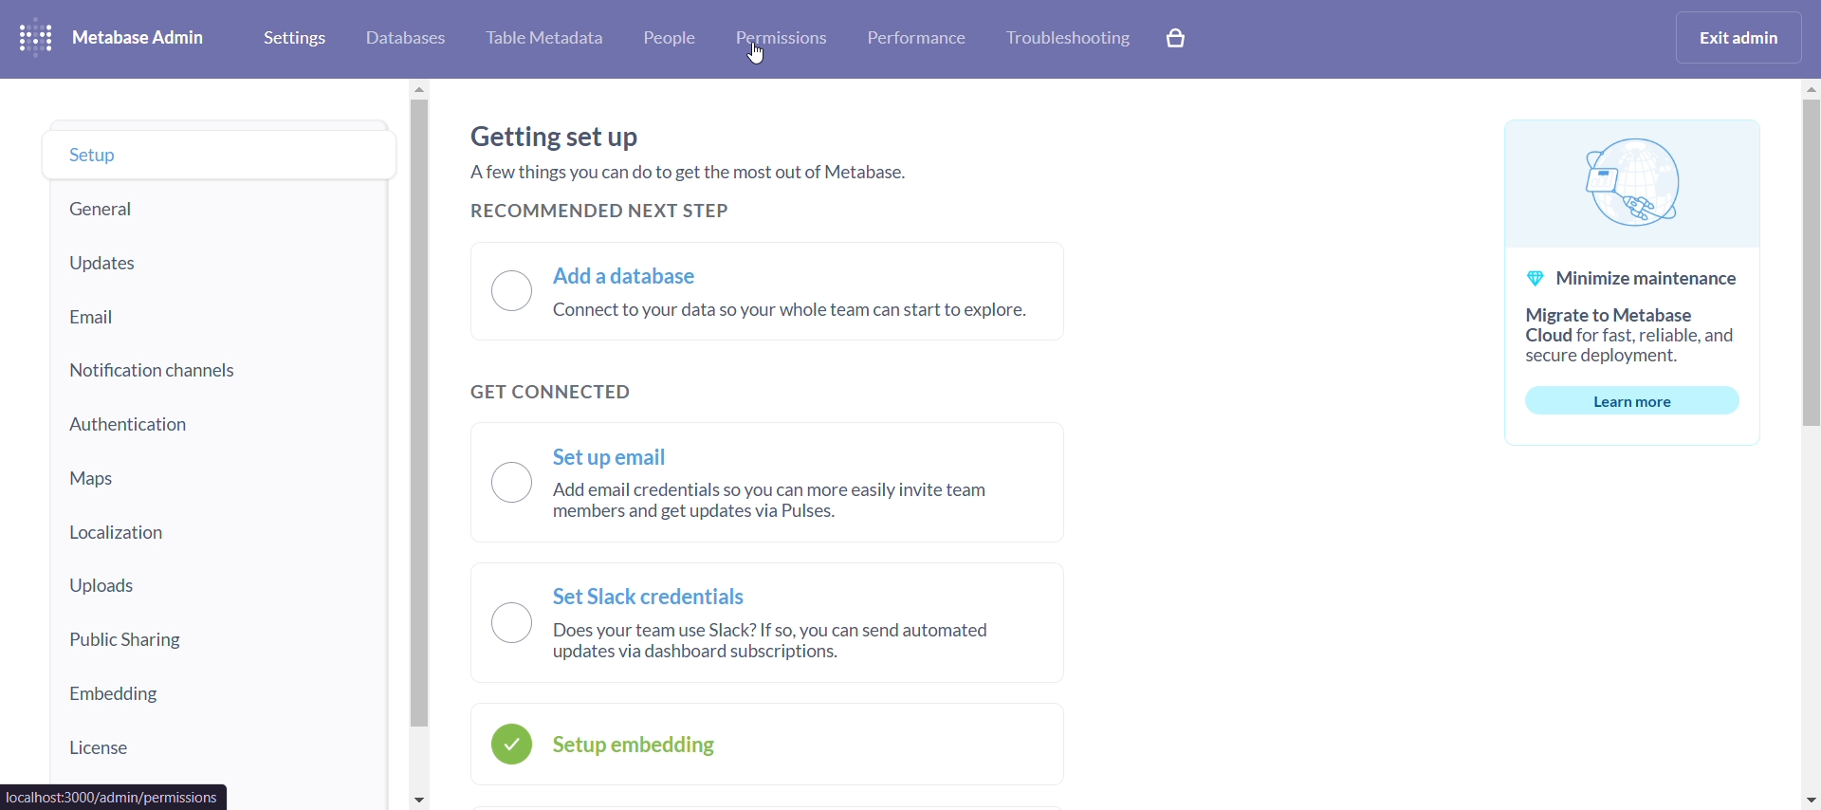  I want to click on permissions, so click(791, 38).